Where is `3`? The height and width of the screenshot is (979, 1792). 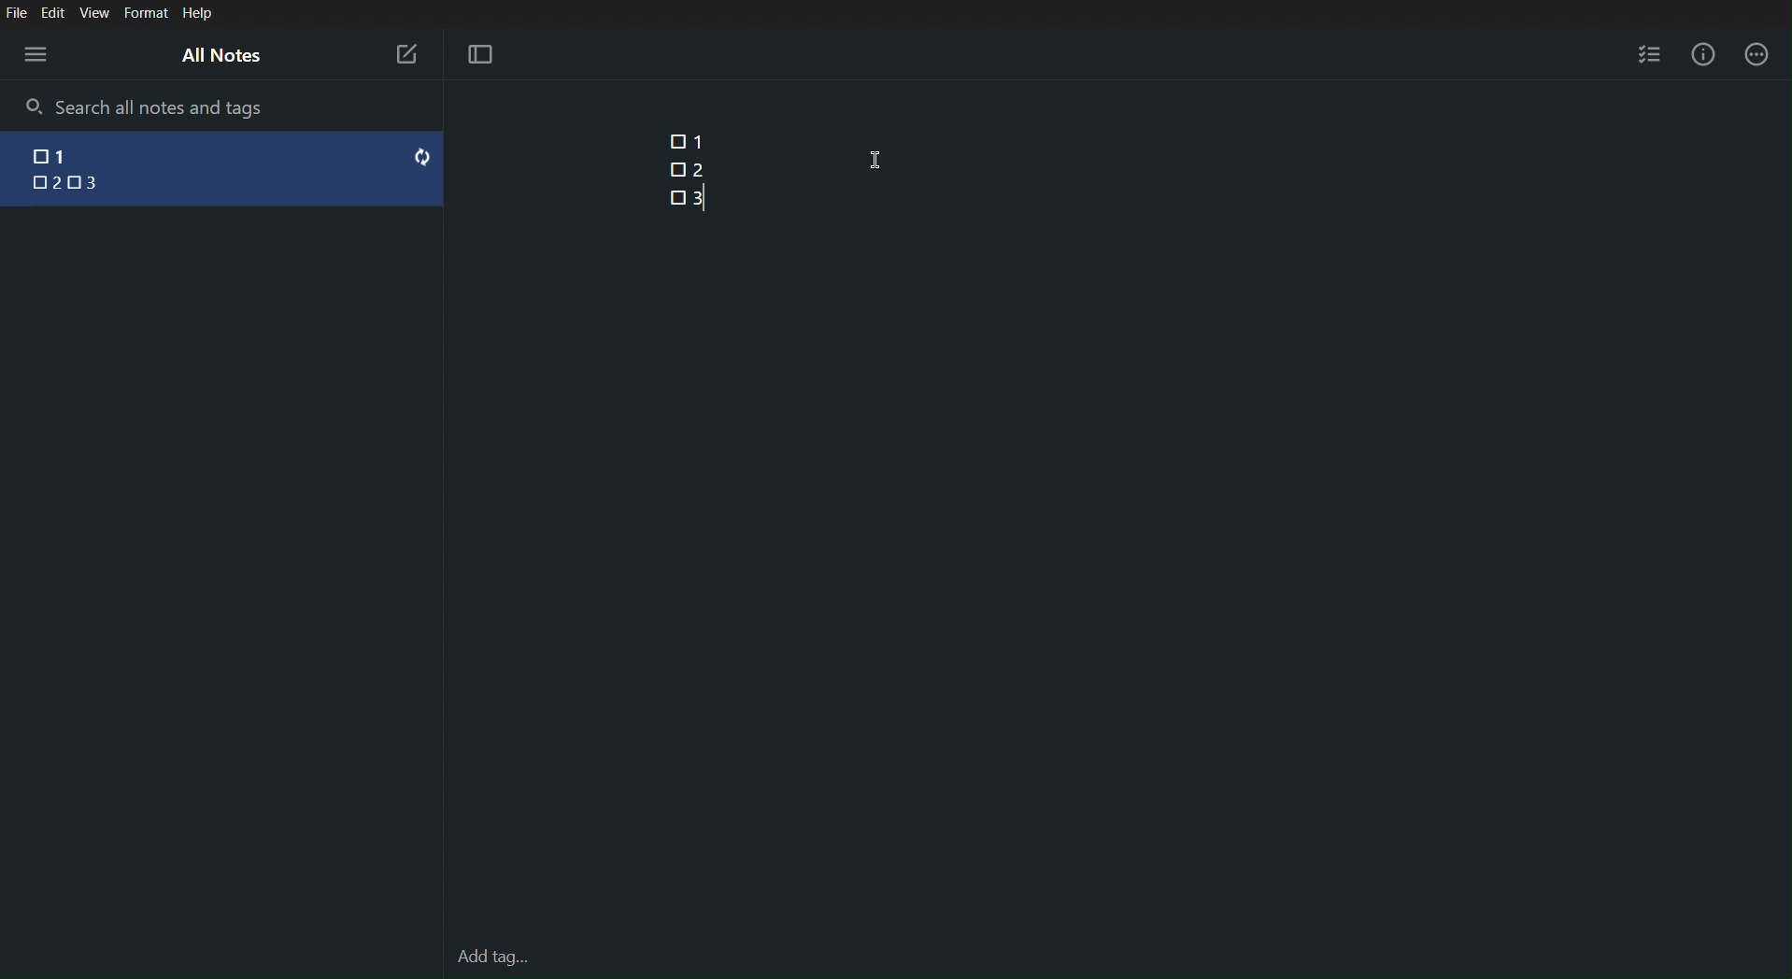
3 is located at coordinates (697, 196).